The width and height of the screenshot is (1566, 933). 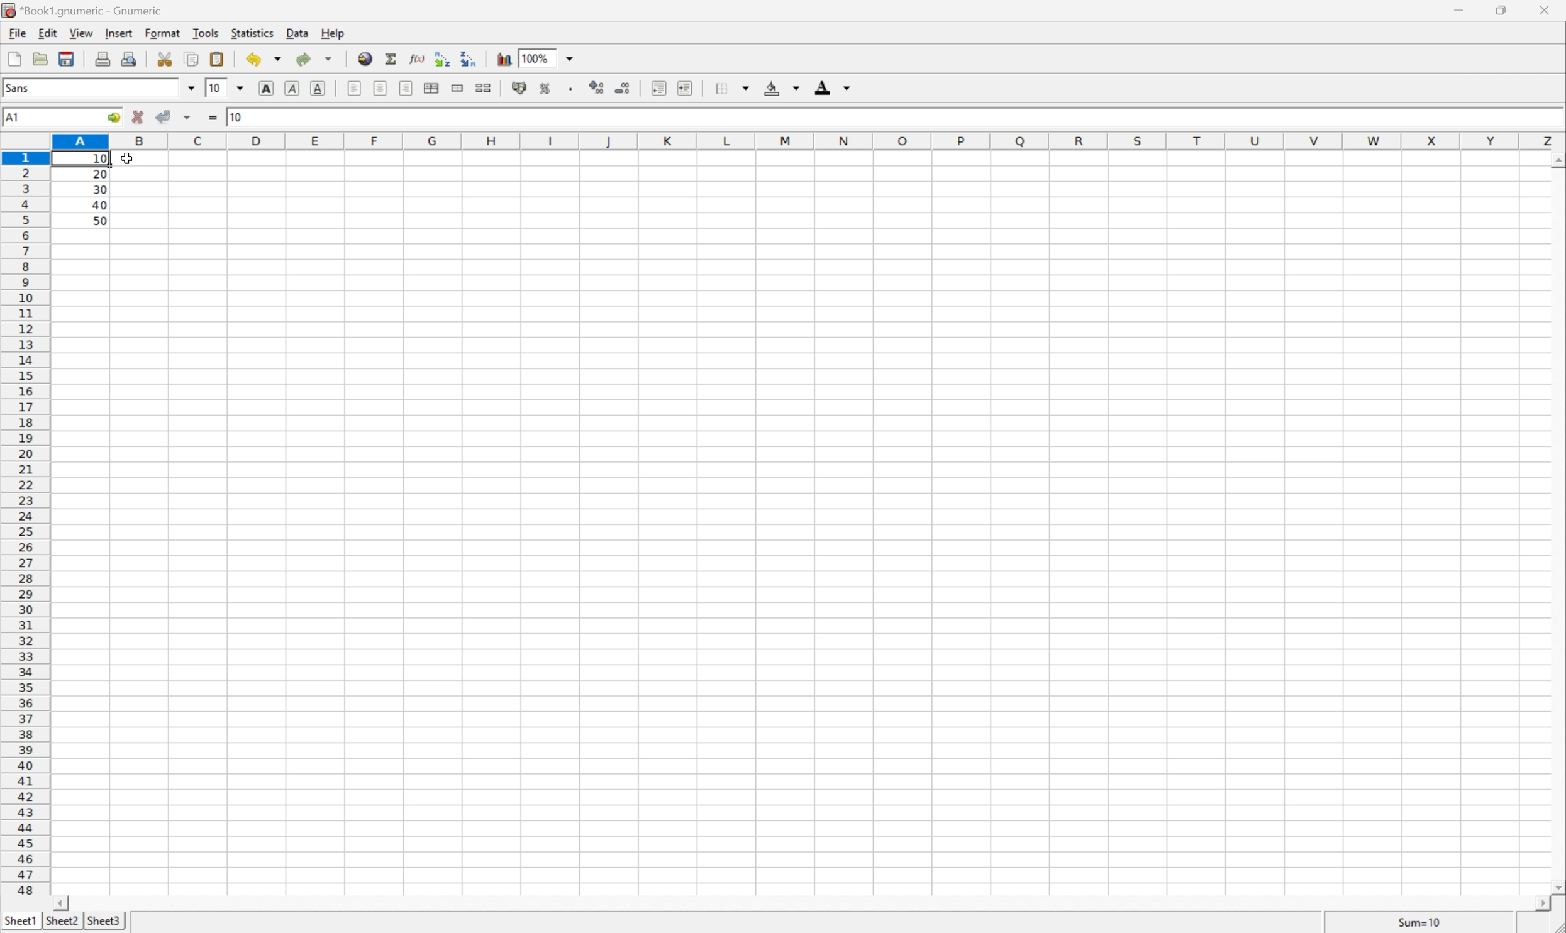 What do you see at coordinates (621, 86) in the screenshot?
I see `Decrease the number of decimals displayed` at bounding box center [621, 86].